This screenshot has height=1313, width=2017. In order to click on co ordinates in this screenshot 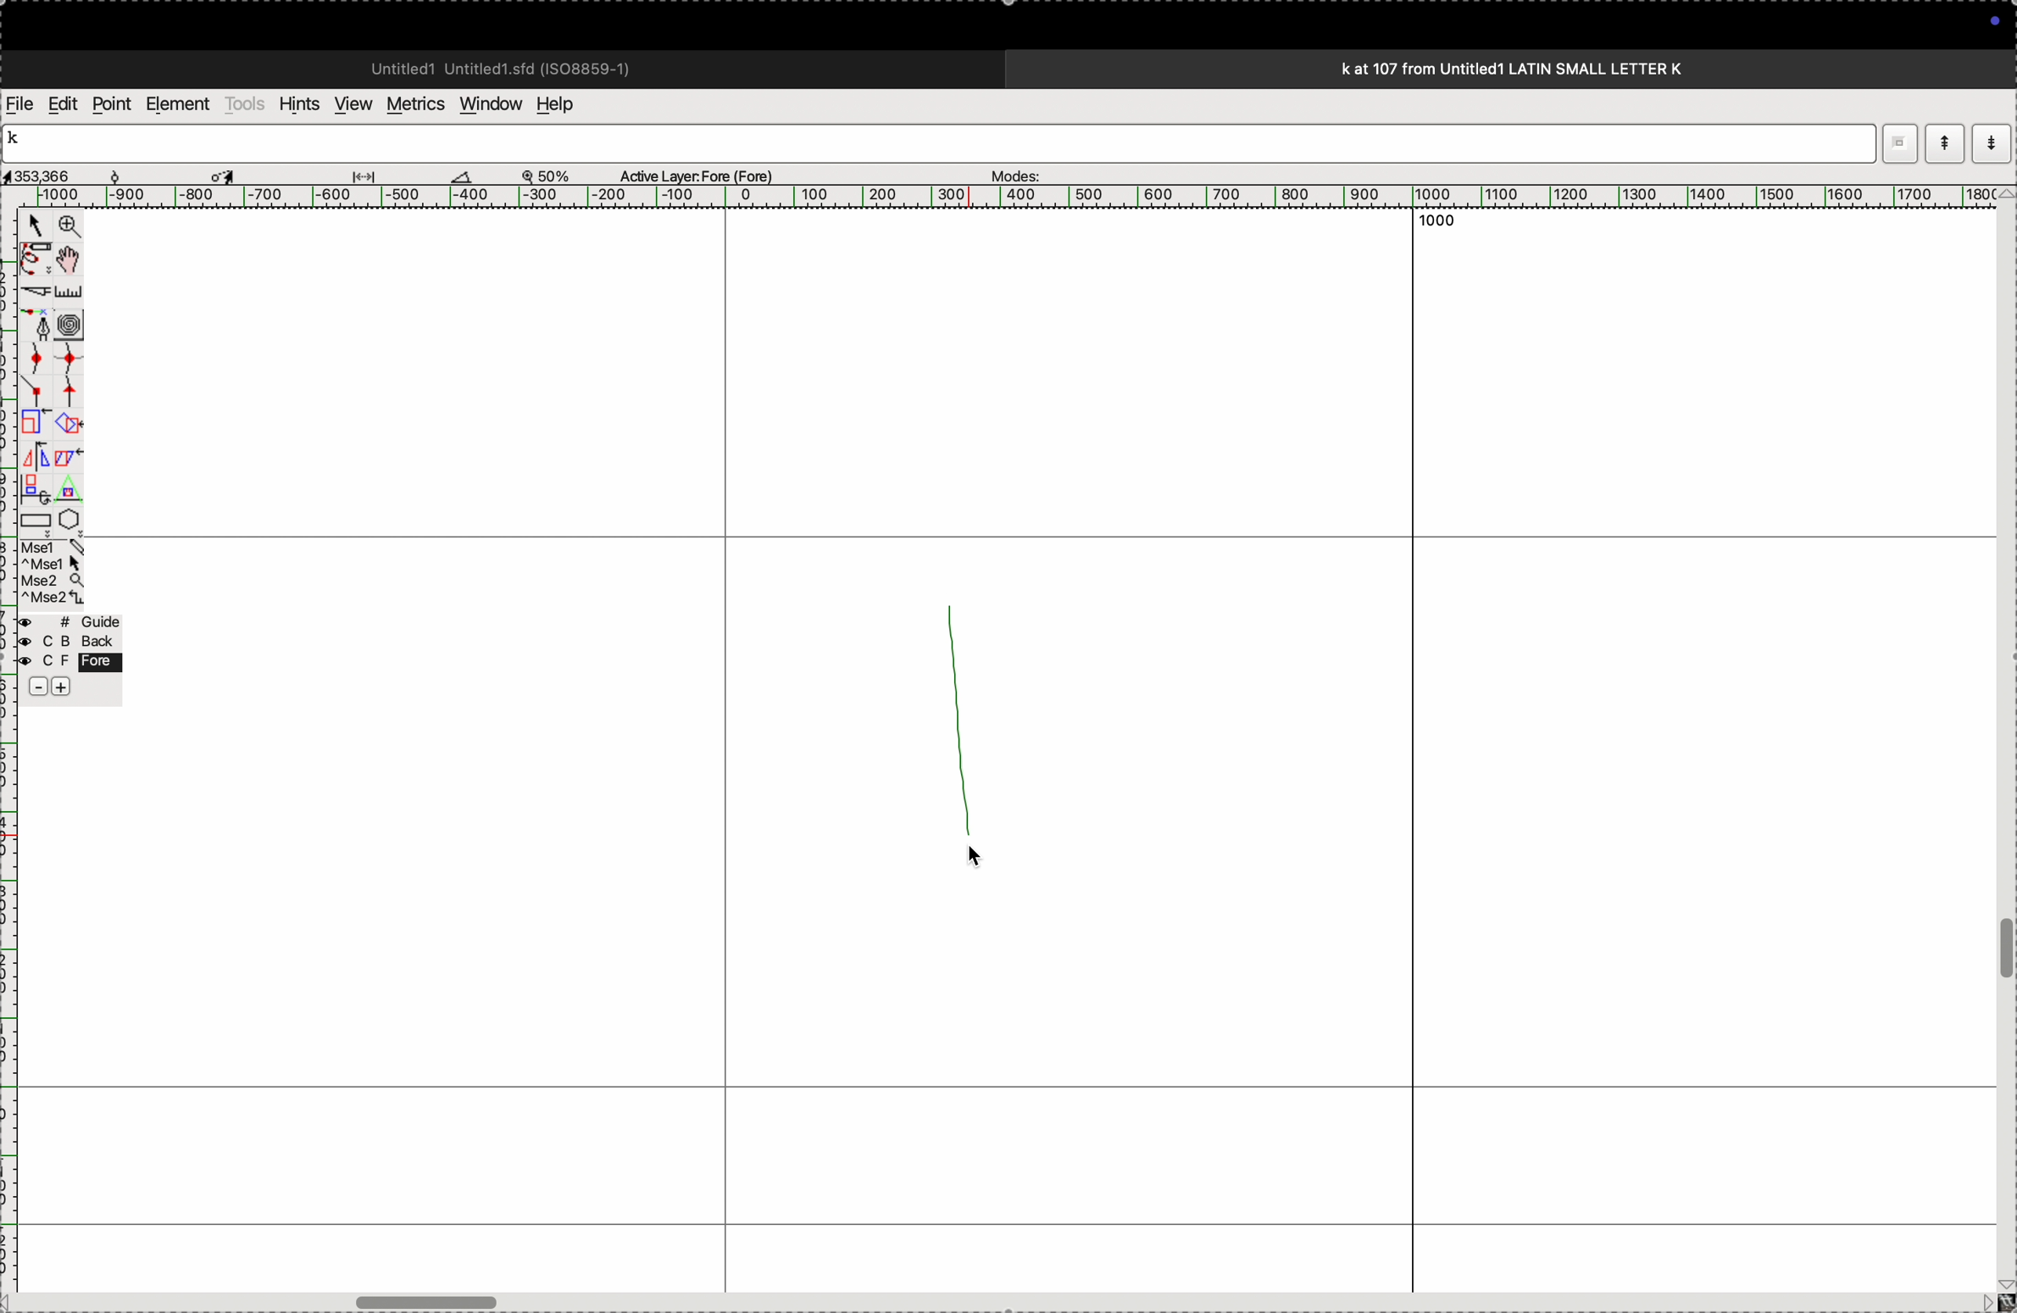, I will do `click(59, 171)`.